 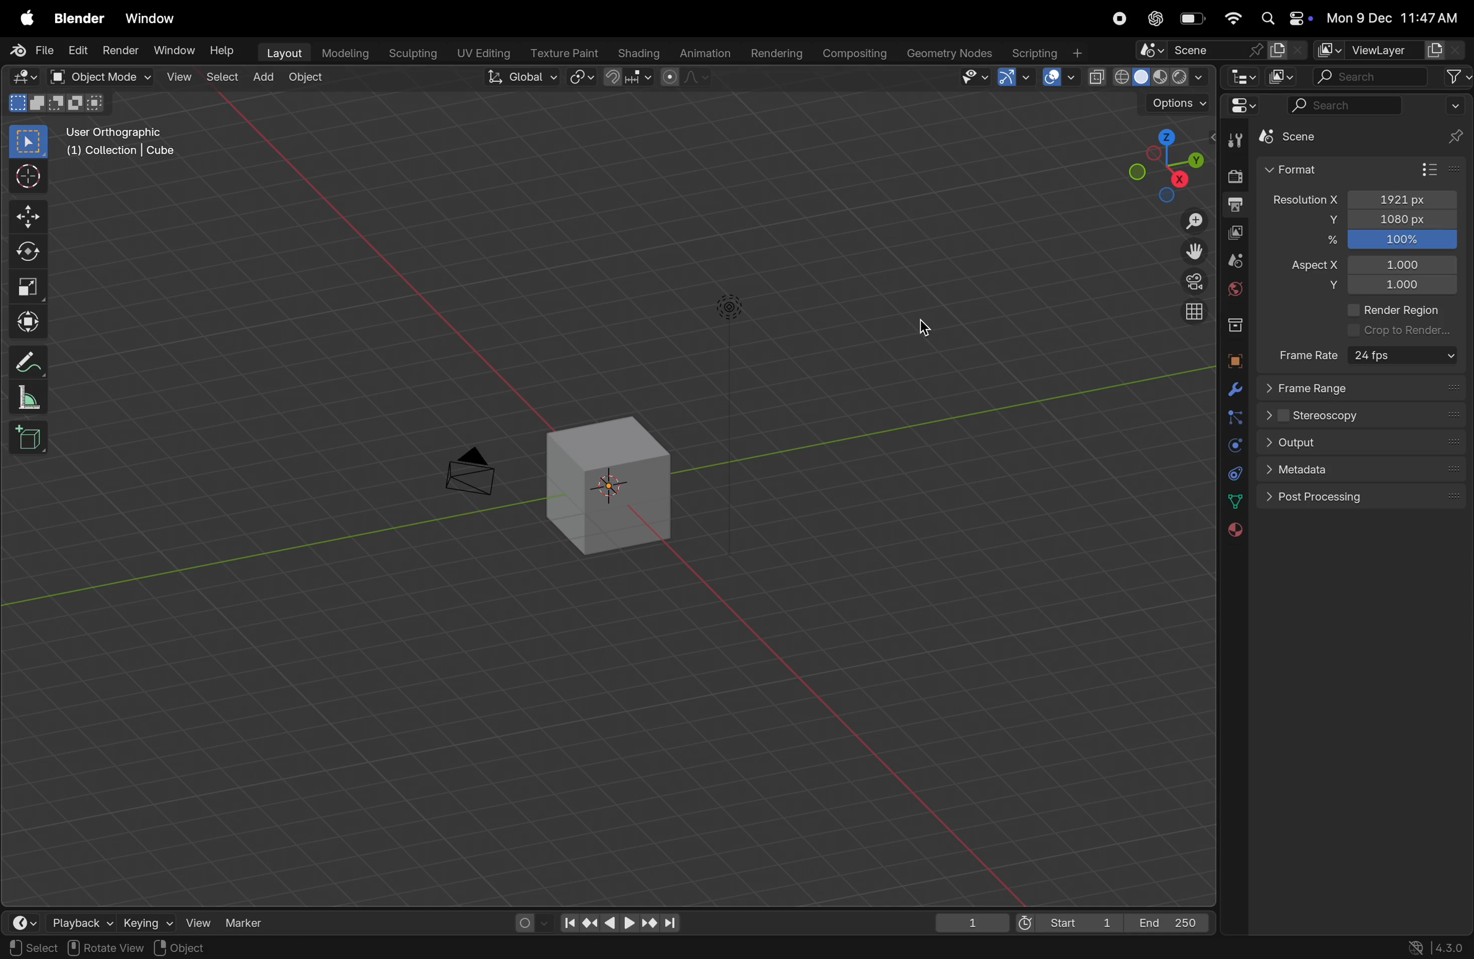 What do you see at coordinates (149, 18) in the screenshot?
I see `window` at bounding box center [149, 18].